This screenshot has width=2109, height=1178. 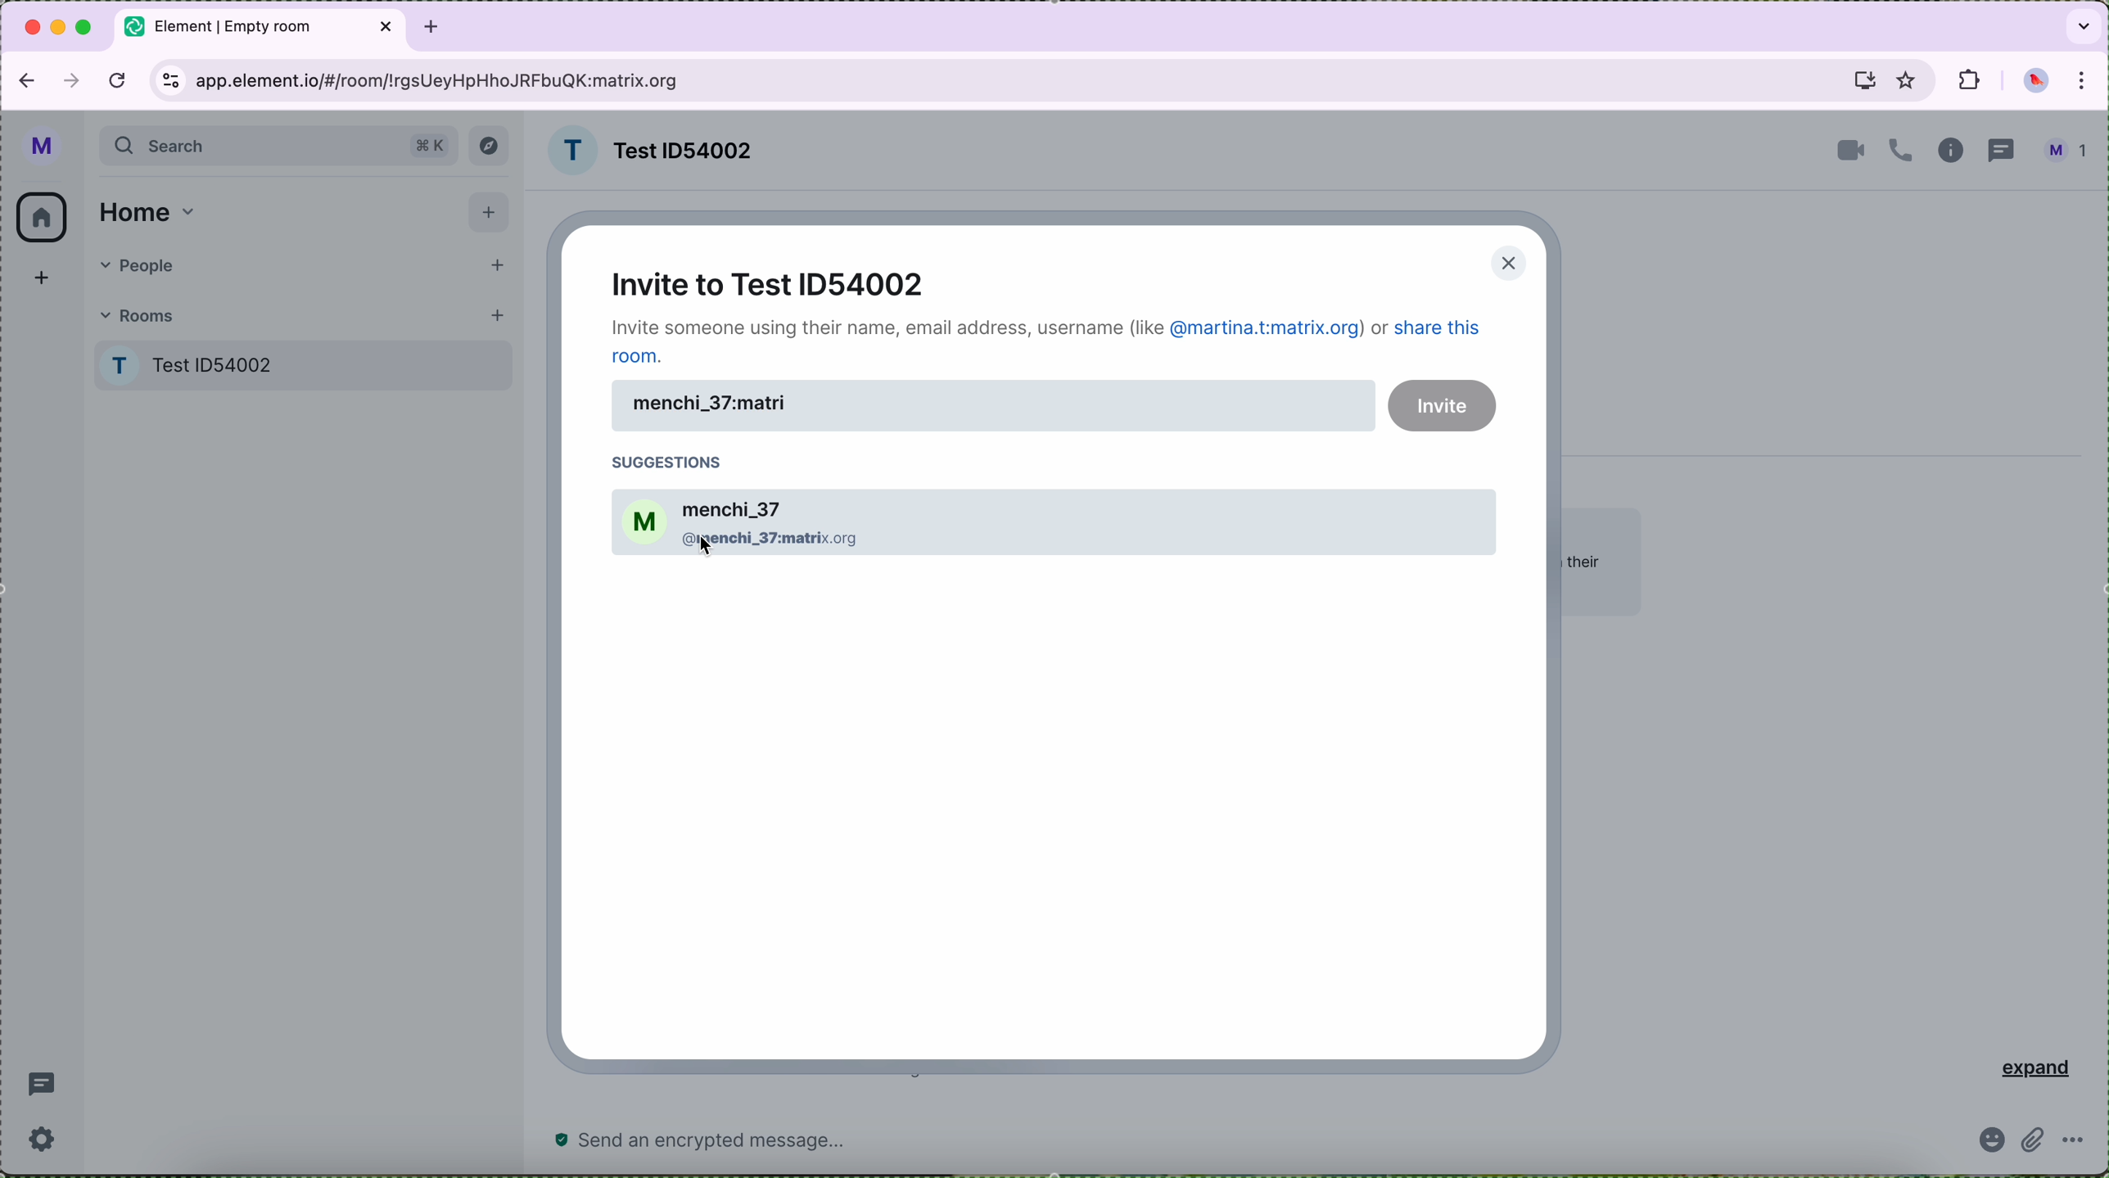 I want to click on tab, so click(x=262, y=27).